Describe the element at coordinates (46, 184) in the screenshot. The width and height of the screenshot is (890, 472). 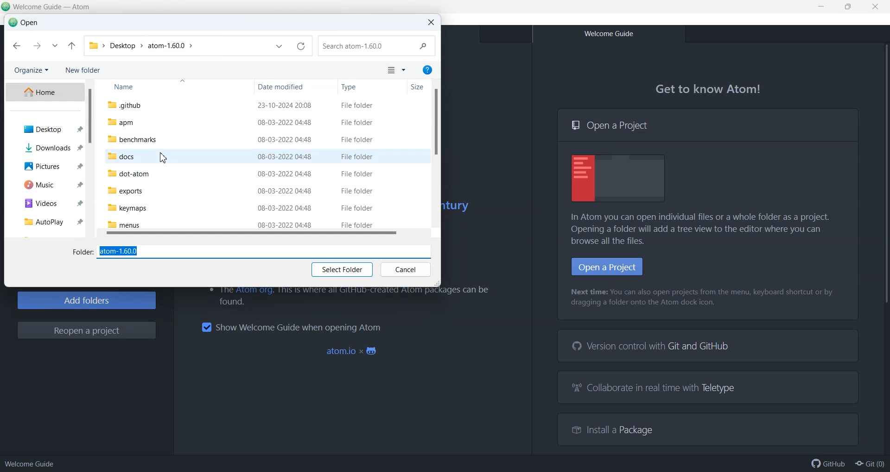
I see `Music` at that location.